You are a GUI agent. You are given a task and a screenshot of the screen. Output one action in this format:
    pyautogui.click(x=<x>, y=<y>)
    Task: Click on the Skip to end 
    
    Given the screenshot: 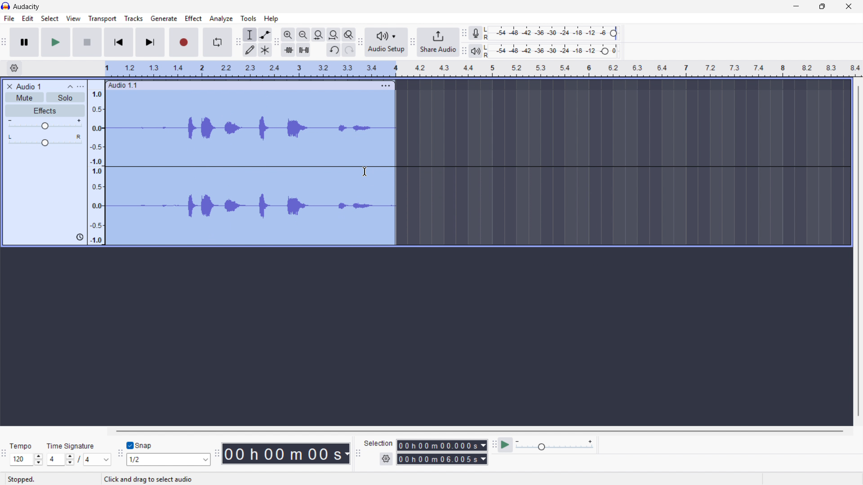 What is the action you would take?
    pyautogui.click(x=151, y=42)
    